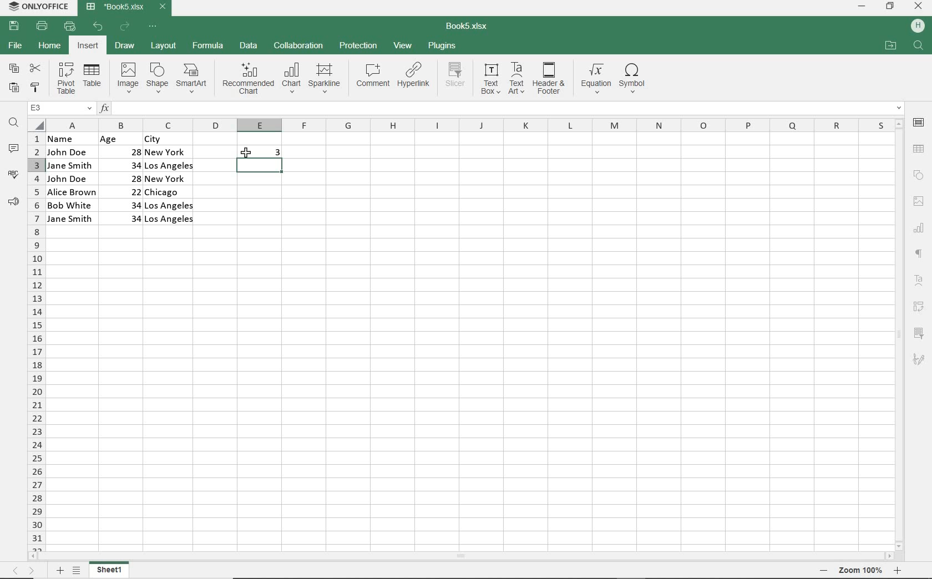  Describe the element at coordinates (13, 177) in the screenshot. I see `SPELL CHECKER` at that location.